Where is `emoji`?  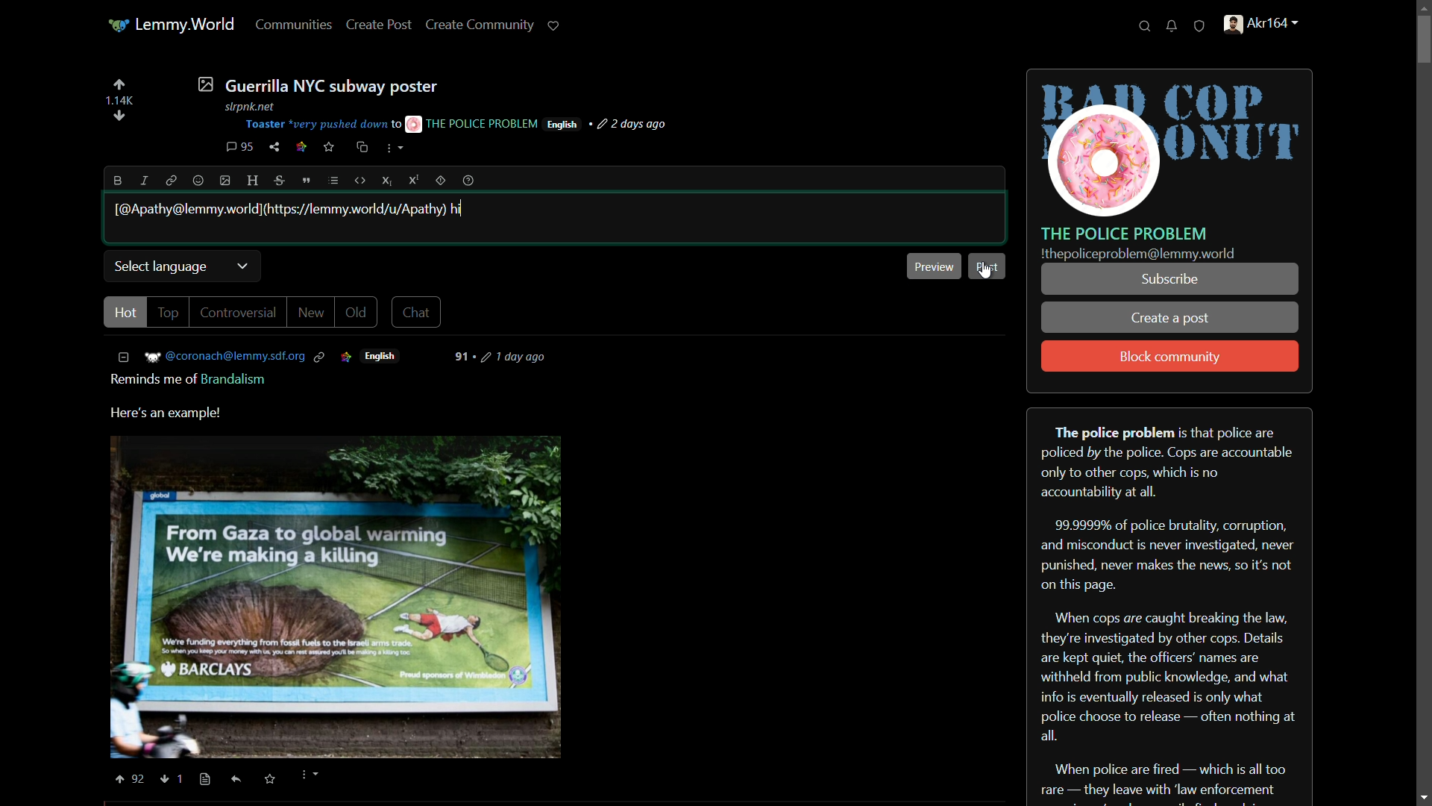 emoji is located at coordinates (198, 181).